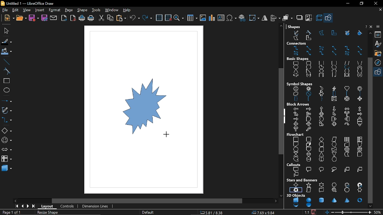 The height and width of the screenshot is (215, 383). Describe the element at coordinates (325, 67) in the screenshot. I see `Basic shapes` at that location.